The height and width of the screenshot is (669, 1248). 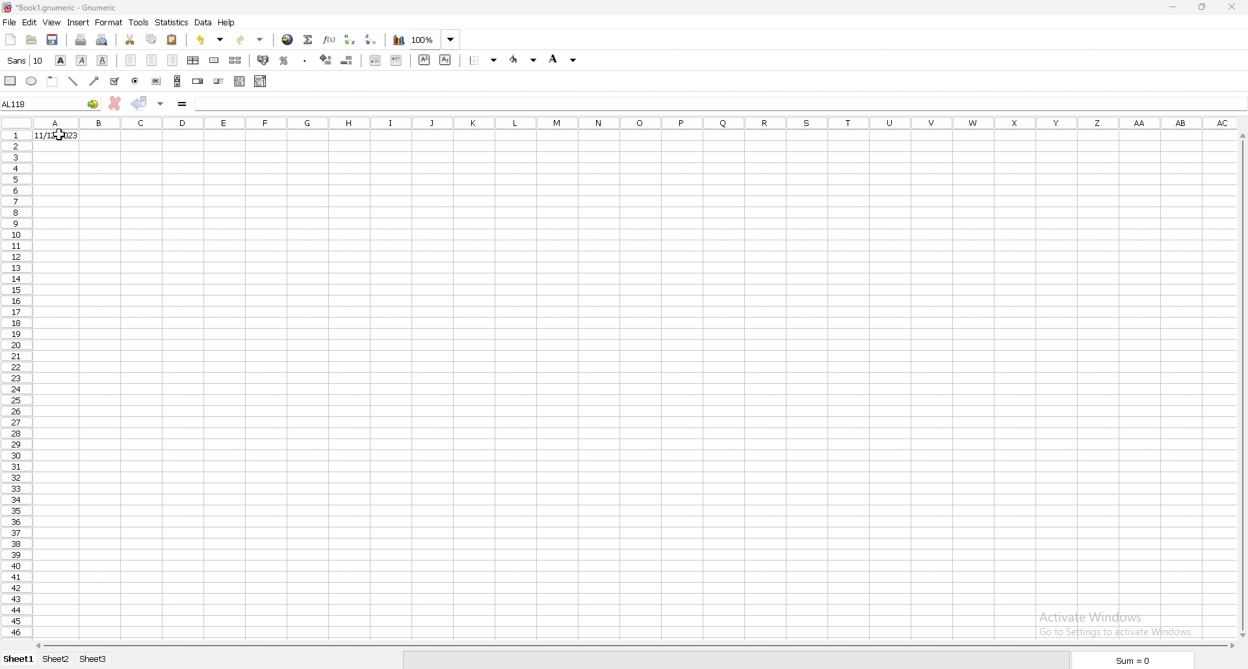 I want to click on foreground, so click(x=524, y=60).